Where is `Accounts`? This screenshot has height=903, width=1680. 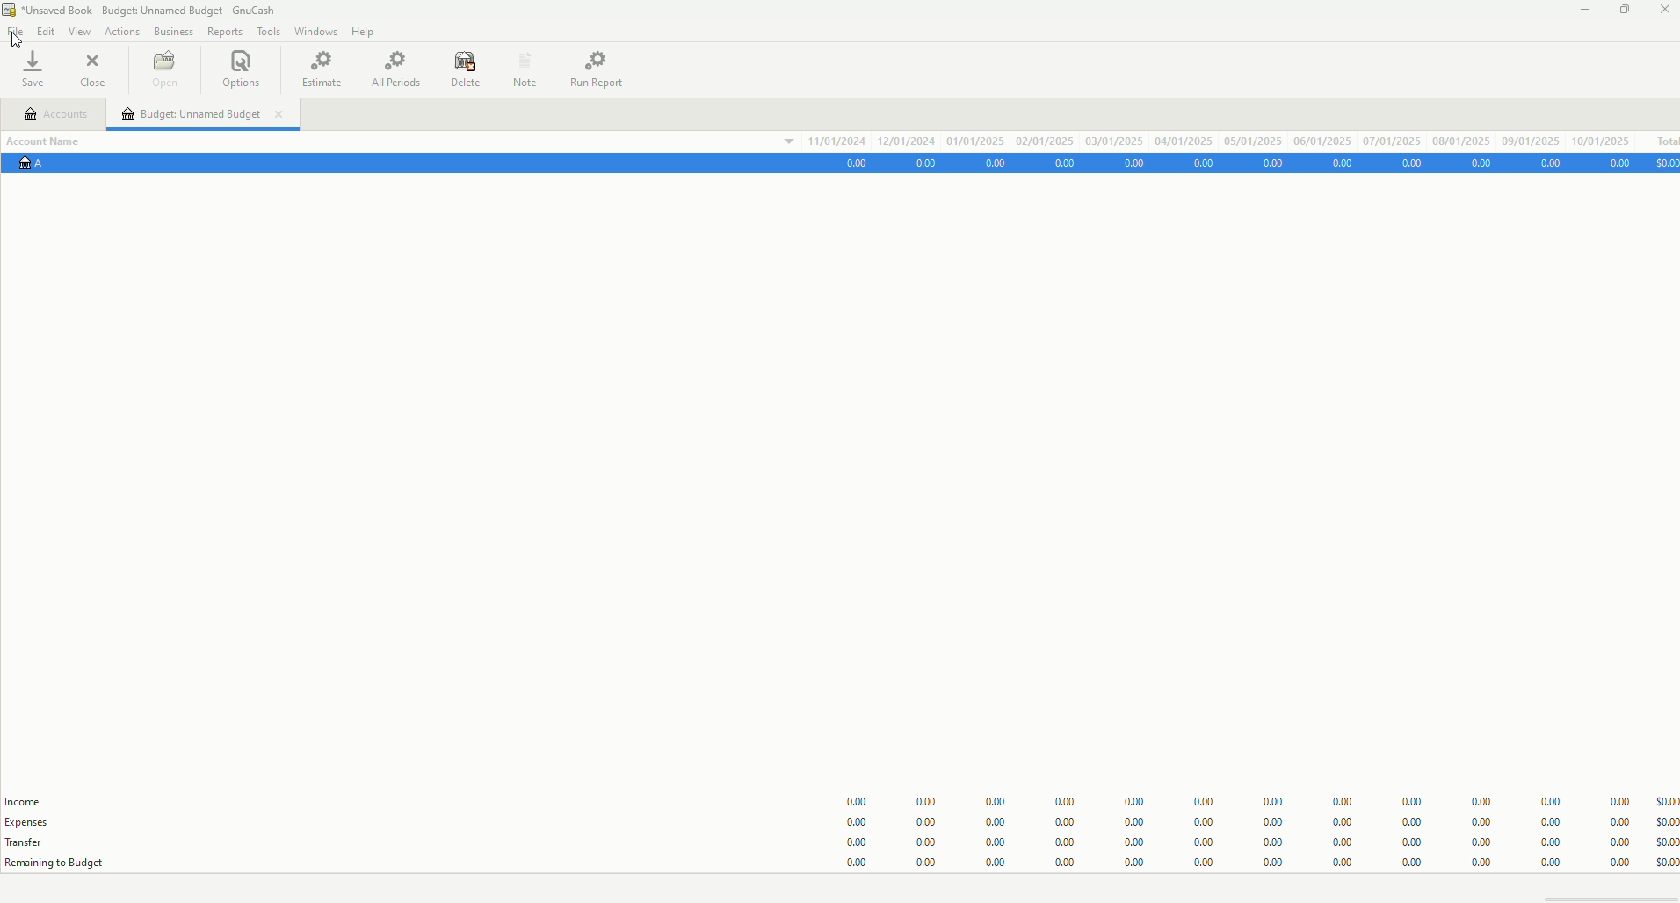
Accounts is located at coordinates (64, 113).